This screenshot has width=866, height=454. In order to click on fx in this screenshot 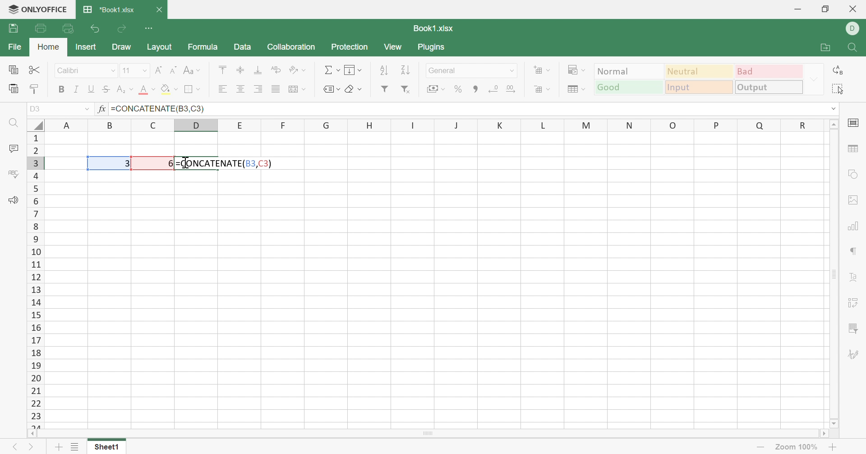, I will do `click(105, 109)`.